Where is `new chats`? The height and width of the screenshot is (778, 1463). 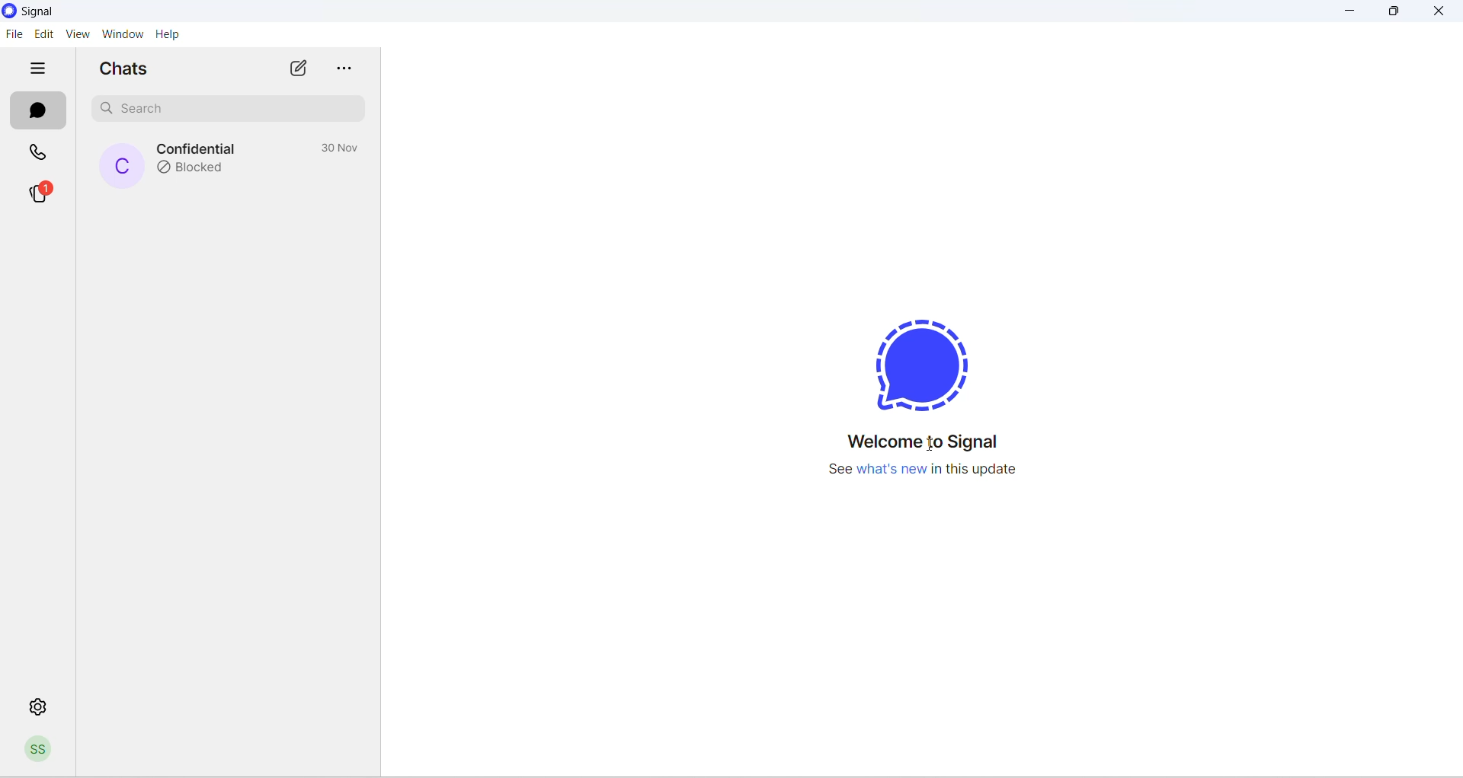
new chats is located at coordinates (299, 65).